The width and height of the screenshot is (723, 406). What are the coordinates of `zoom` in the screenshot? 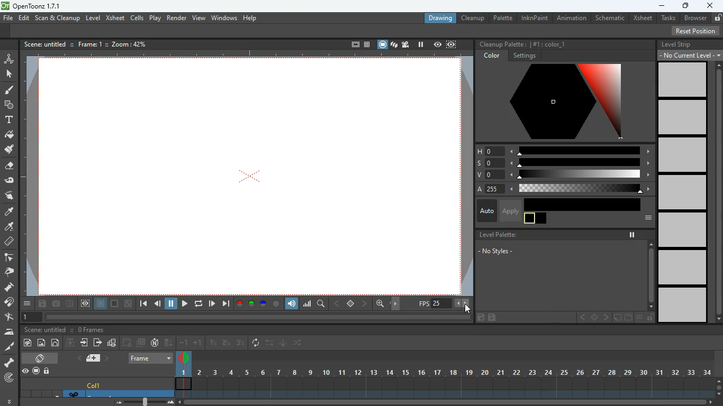 It's located at (130, 44).